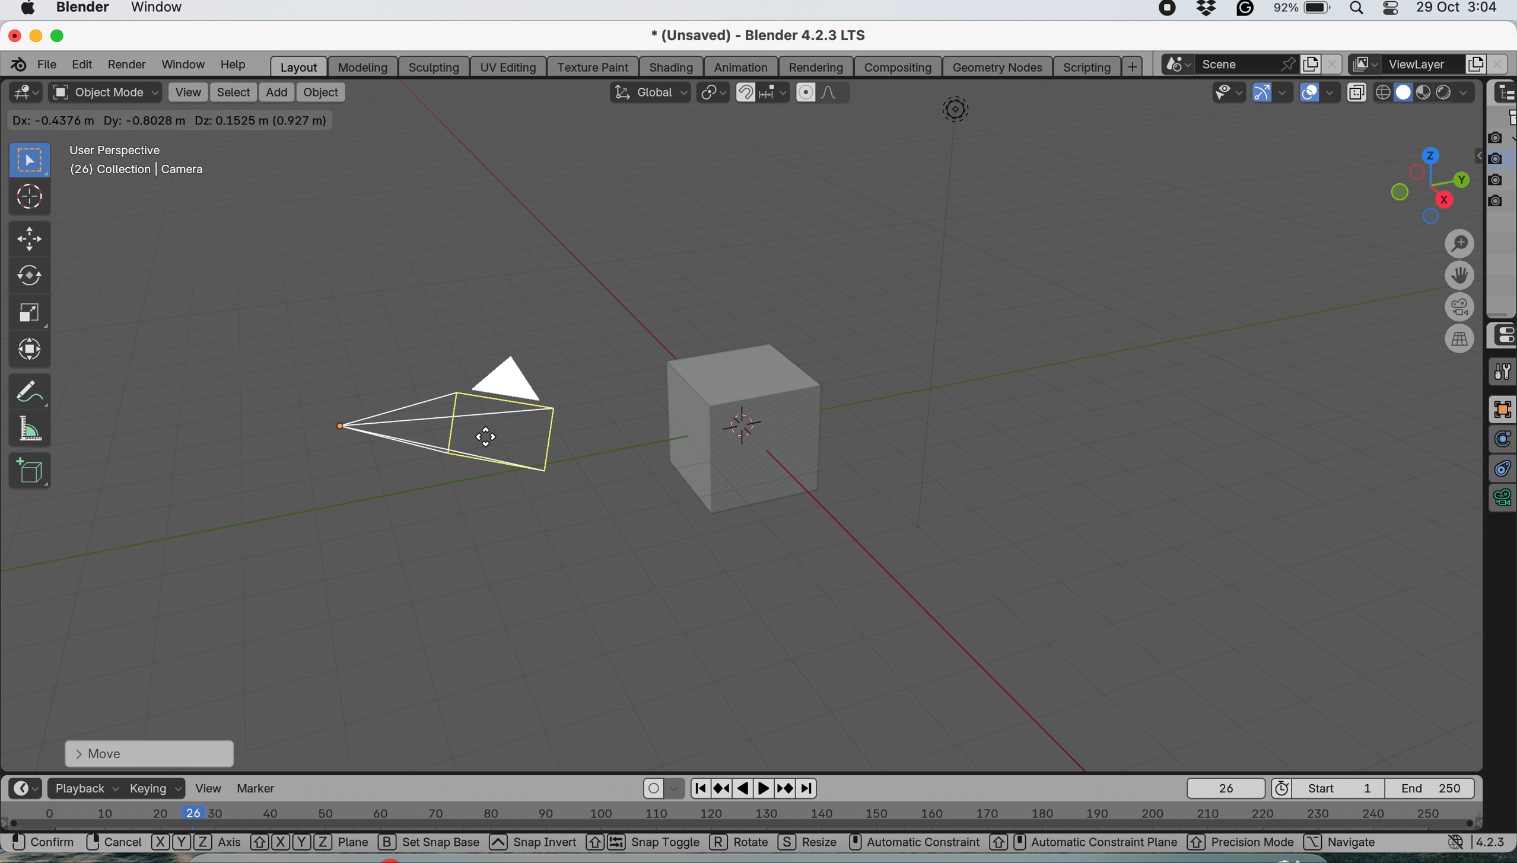 The width and height of the screenshot is (1517, 863). Describe the element at coordinates (114, 842) in the screenshot. I see `cancel` at that location.